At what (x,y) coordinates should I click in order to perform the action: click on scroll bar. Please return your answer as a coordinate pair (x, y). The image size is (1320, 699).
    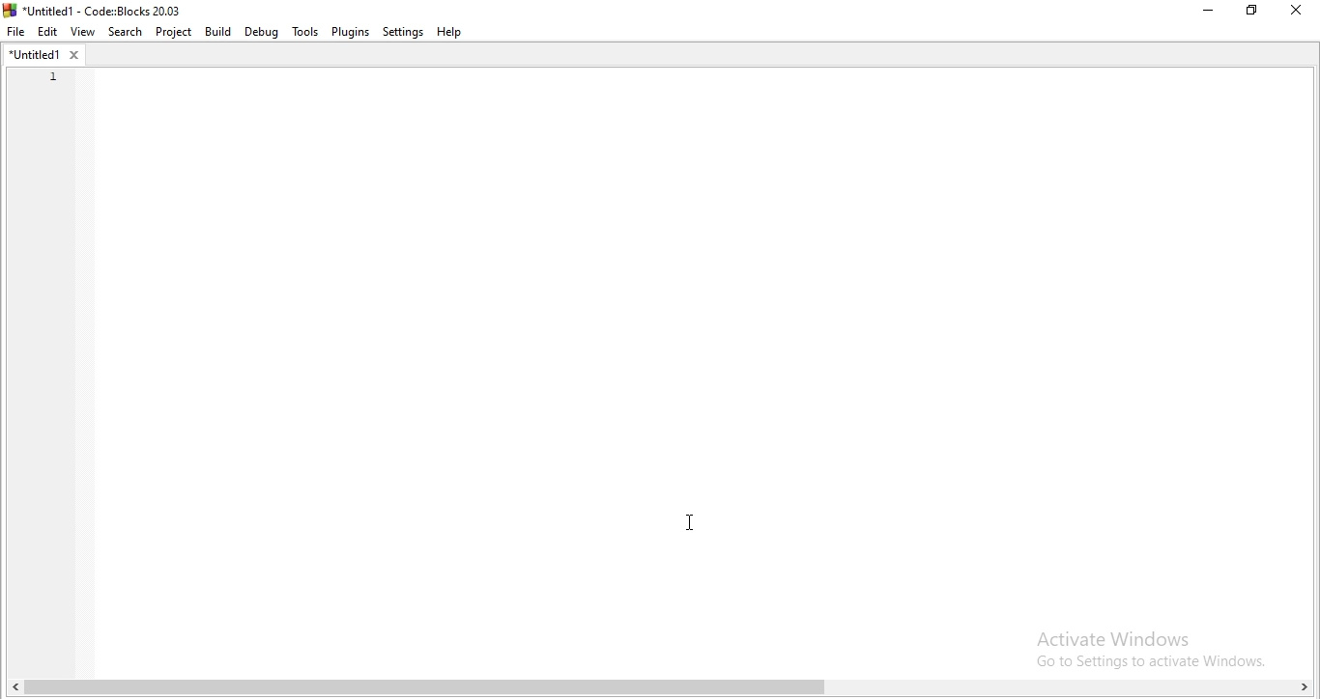
    Looking at the image, I should click on (660, 688).